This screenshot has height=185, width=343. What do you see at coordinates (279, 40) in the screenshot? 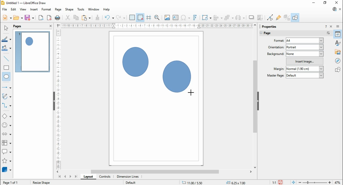
I see `page format` at bounding box center [279, 40].